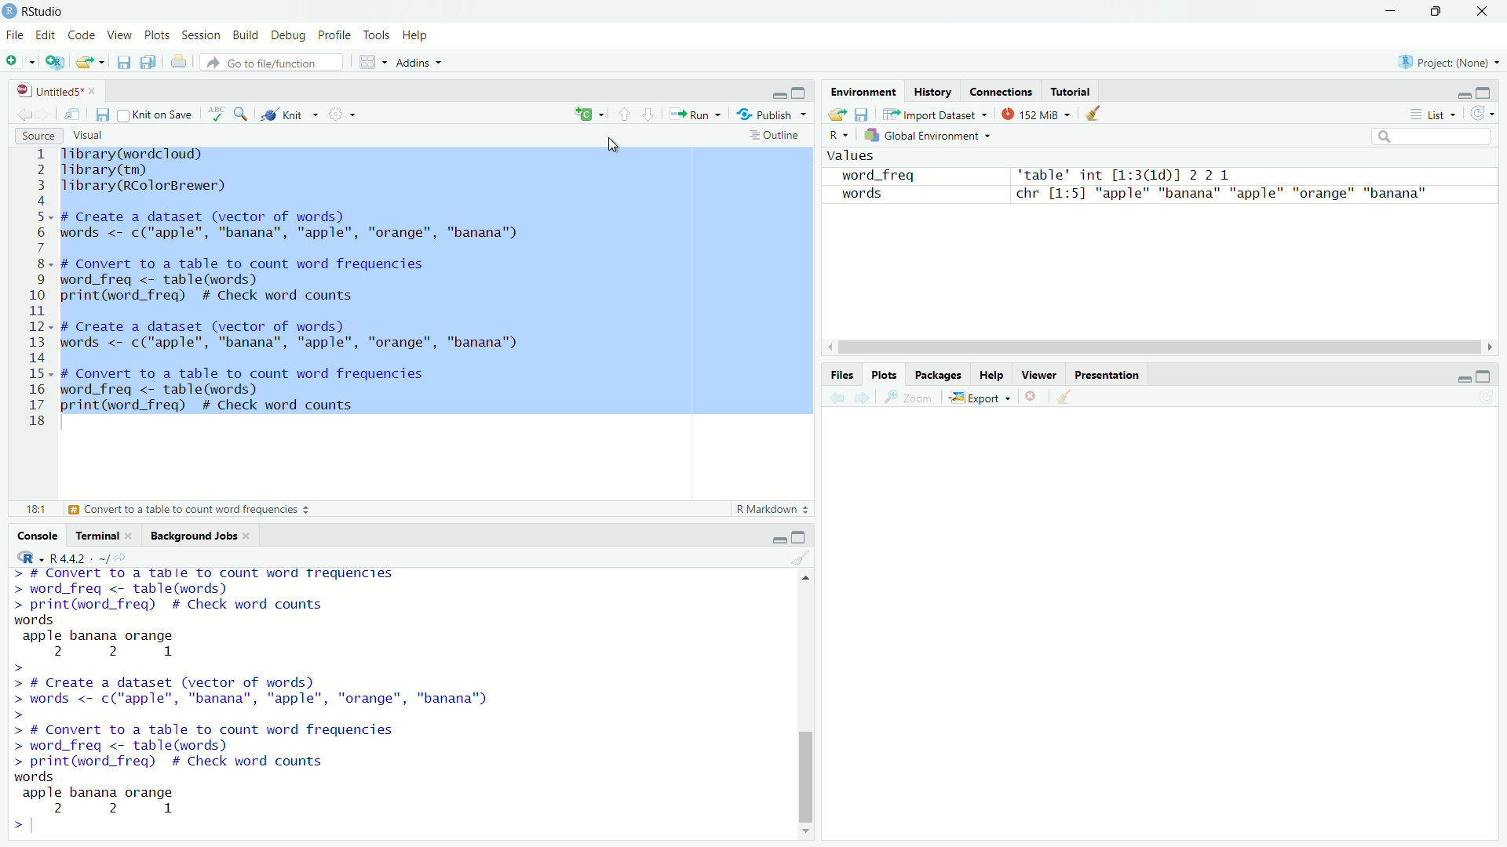 The image size is (1507, 847). I want to click on Go back to the previous Source location, so click(24, 115).